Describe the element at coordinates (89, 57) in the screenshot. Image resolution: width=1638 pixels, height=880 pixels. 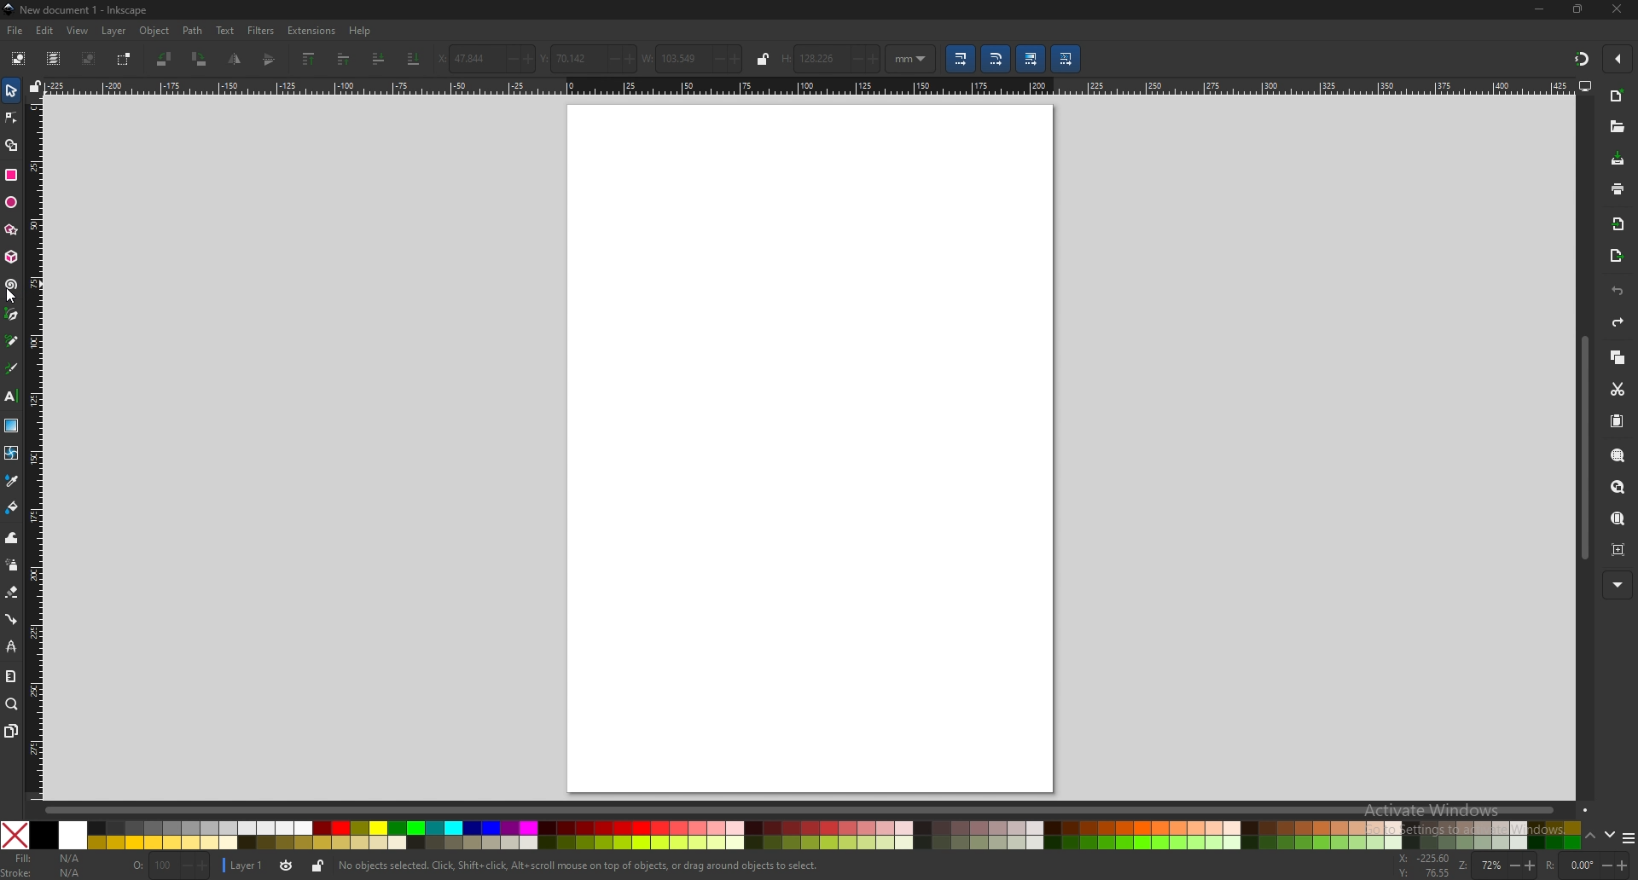
I see `deselect` at that location.